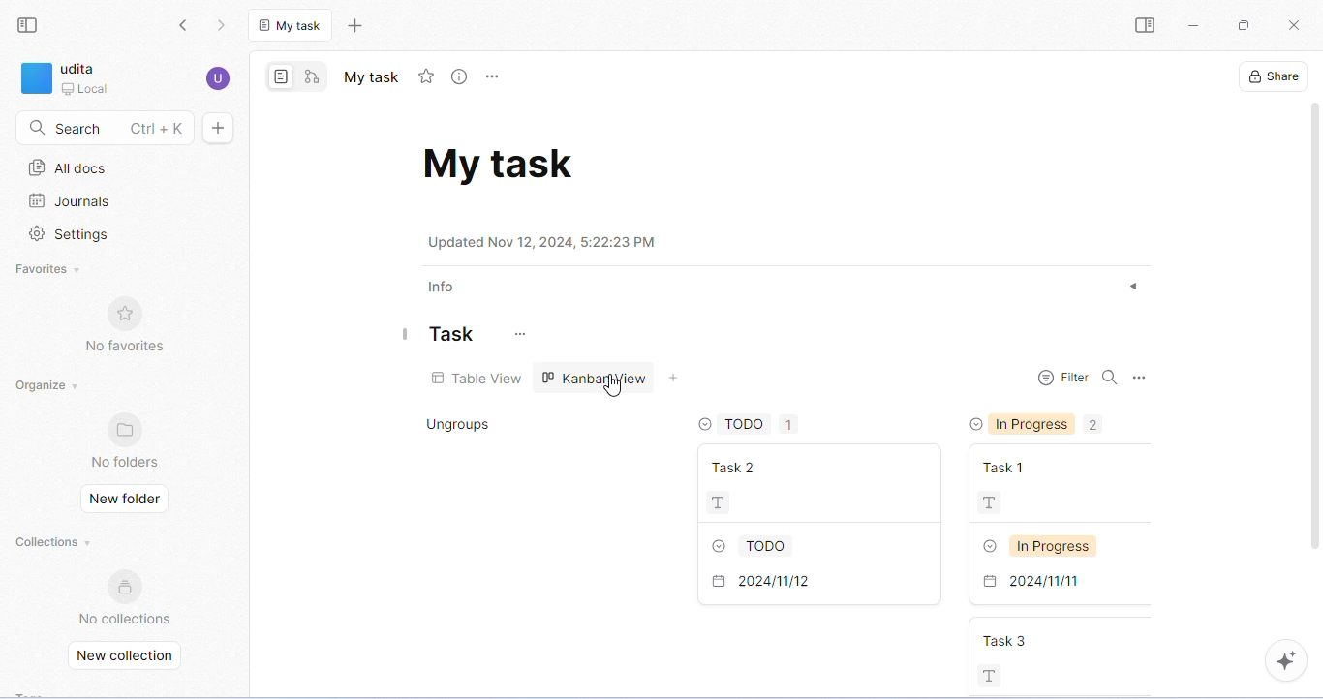  Describe the element at coordinates (219, 77) in the screenshot. I see `account` at that location.